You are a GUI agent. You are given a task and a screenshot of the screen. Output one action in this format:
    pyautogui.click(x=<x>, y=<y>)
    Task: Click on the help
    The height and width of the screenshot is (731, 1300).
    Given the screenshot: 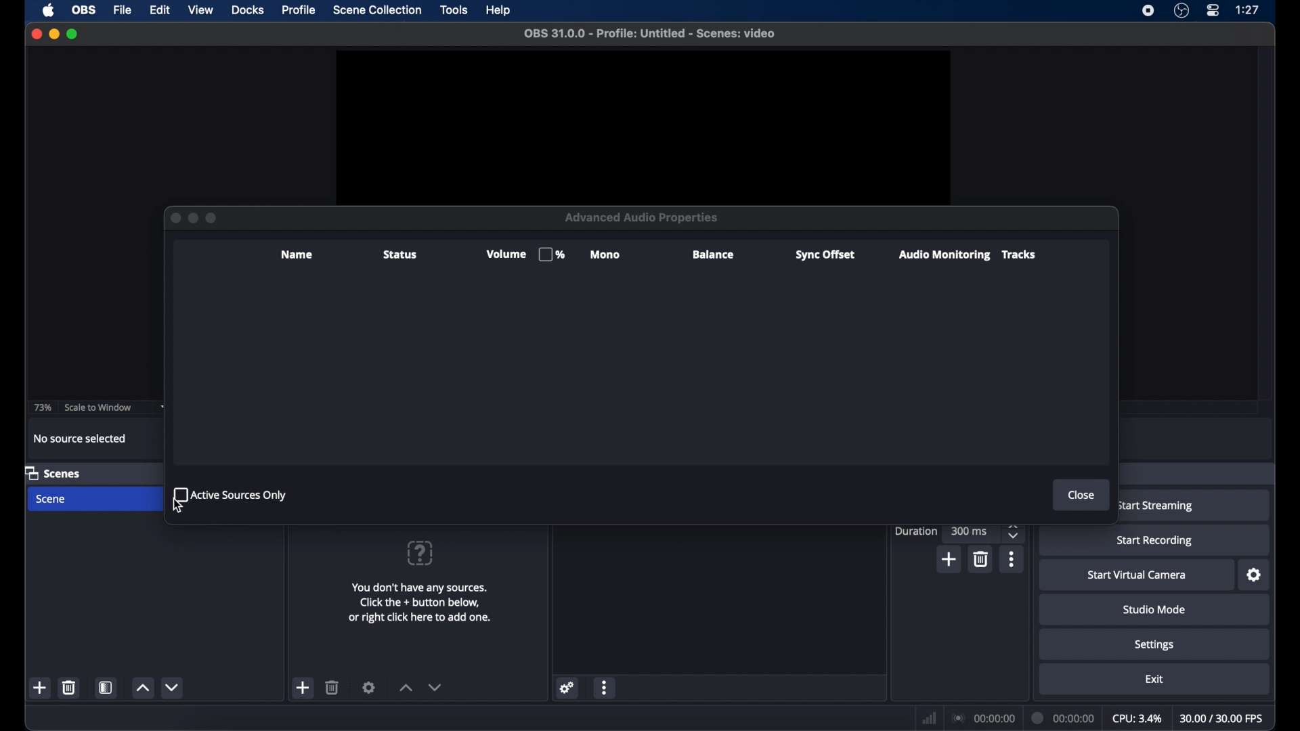 What is the action you would take?
    pyautogui.click(x=499, y=10)
    